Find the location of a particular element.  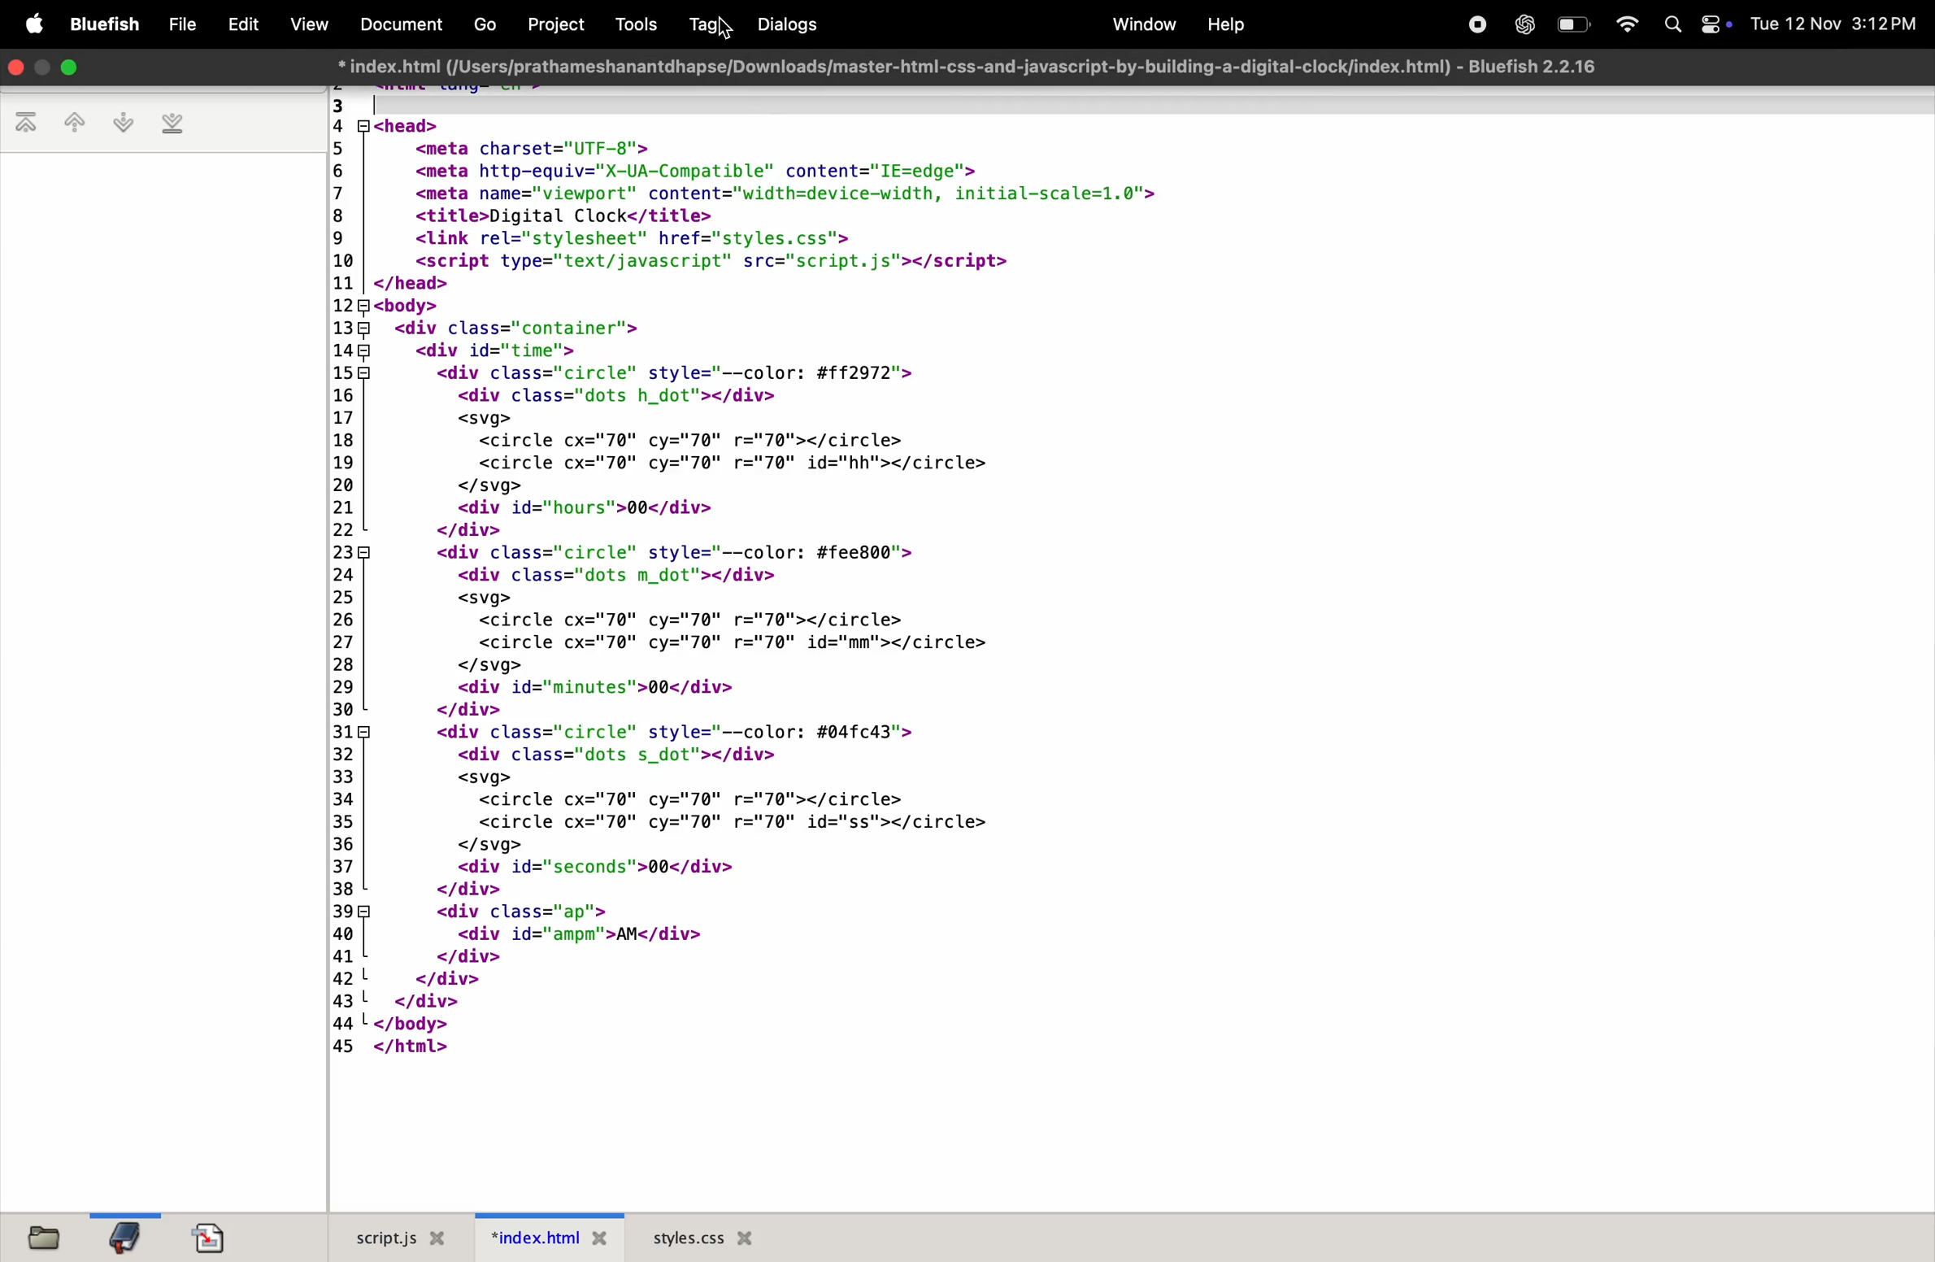

last bookmark is located at coordinates (172, 124).